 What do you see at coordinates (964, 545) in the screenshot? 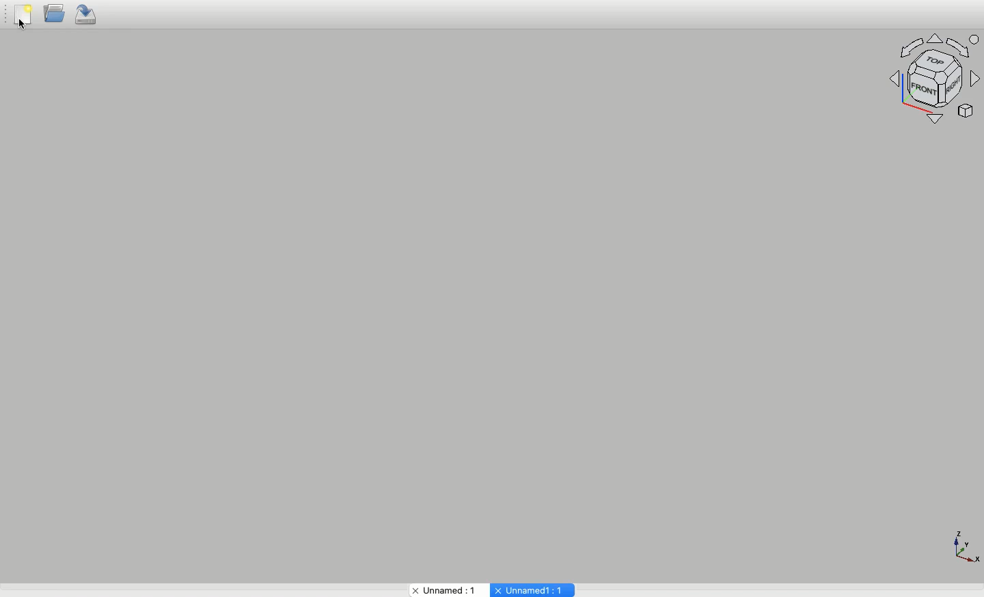
I see `Axis` at bounding box center [964, 545].